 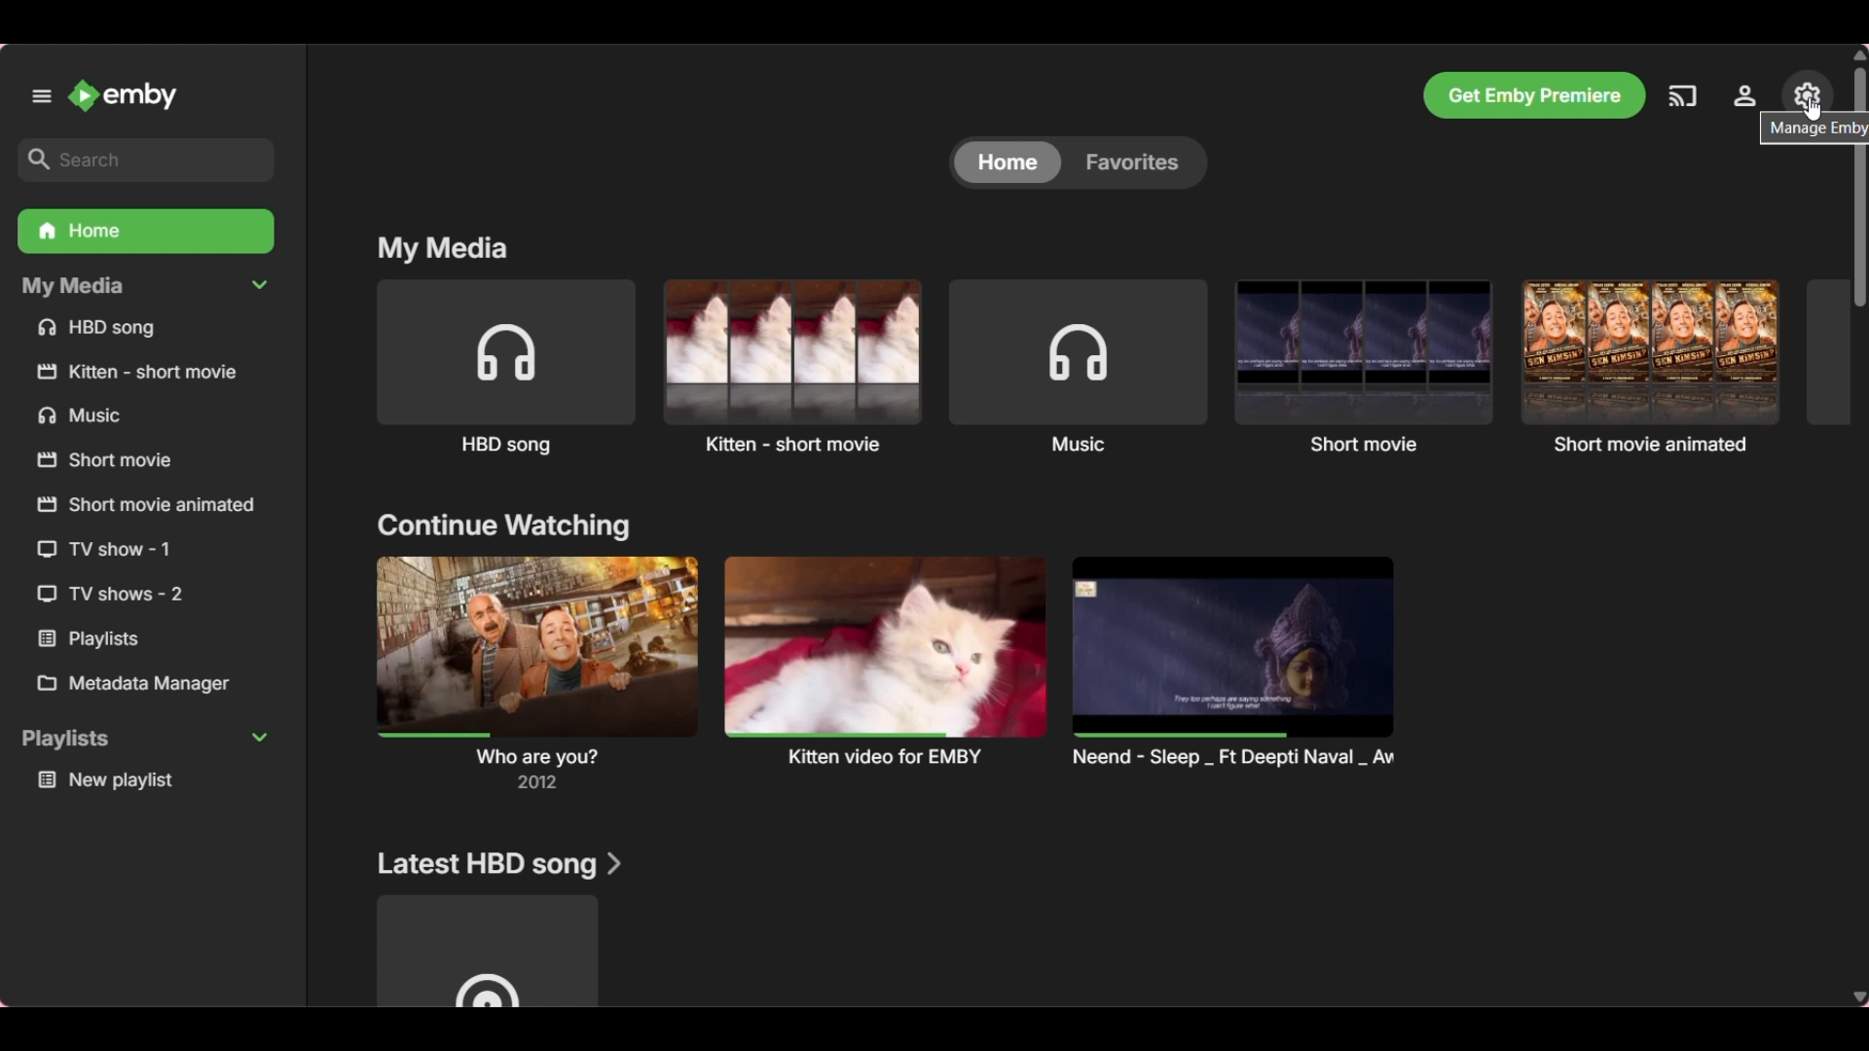 I want to click on Cursor, so click(x=1812, y=109).